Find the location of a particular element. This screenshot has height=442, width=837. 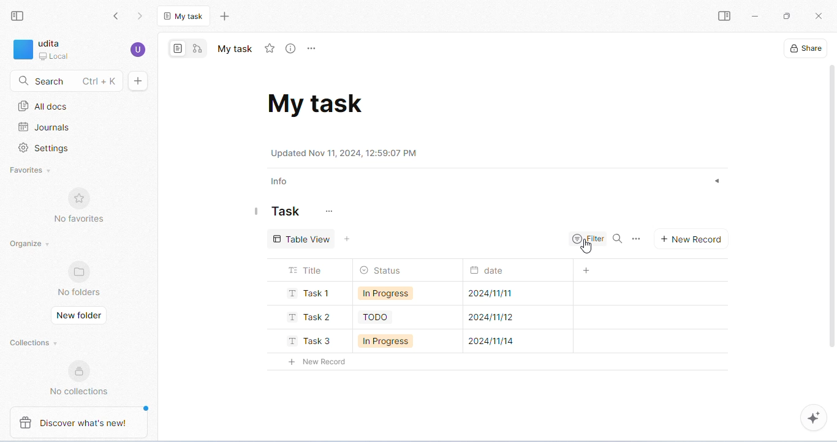

rename and more is located at coordinates (313, 49).